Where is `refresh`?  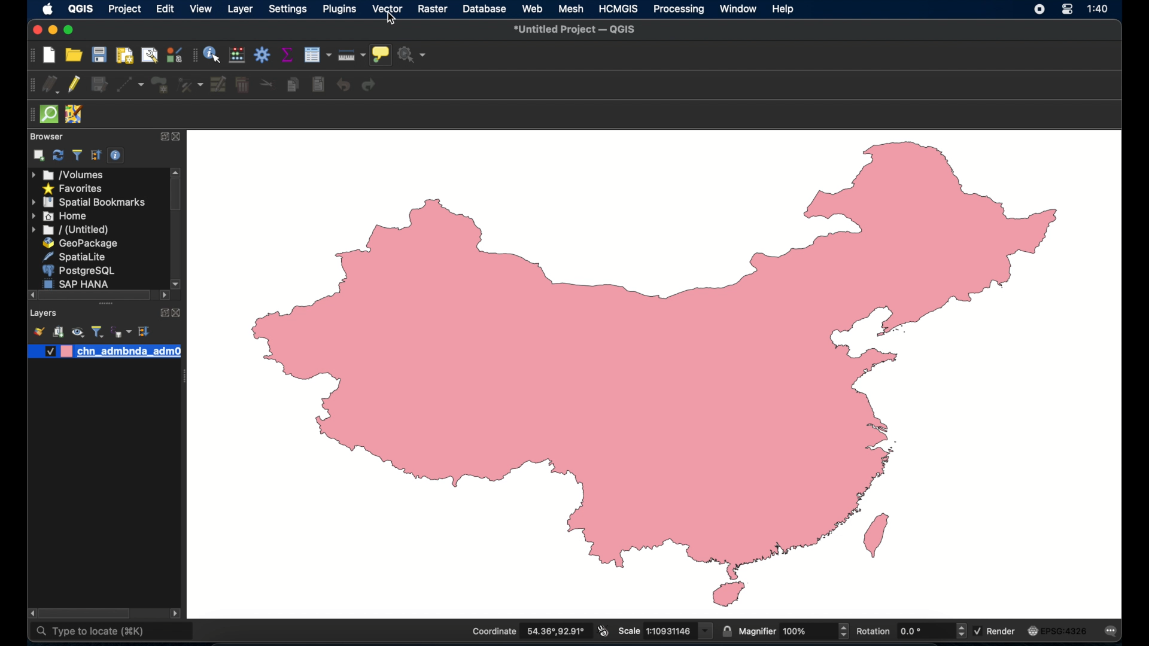
refresh is located at coordinates (58, 155).